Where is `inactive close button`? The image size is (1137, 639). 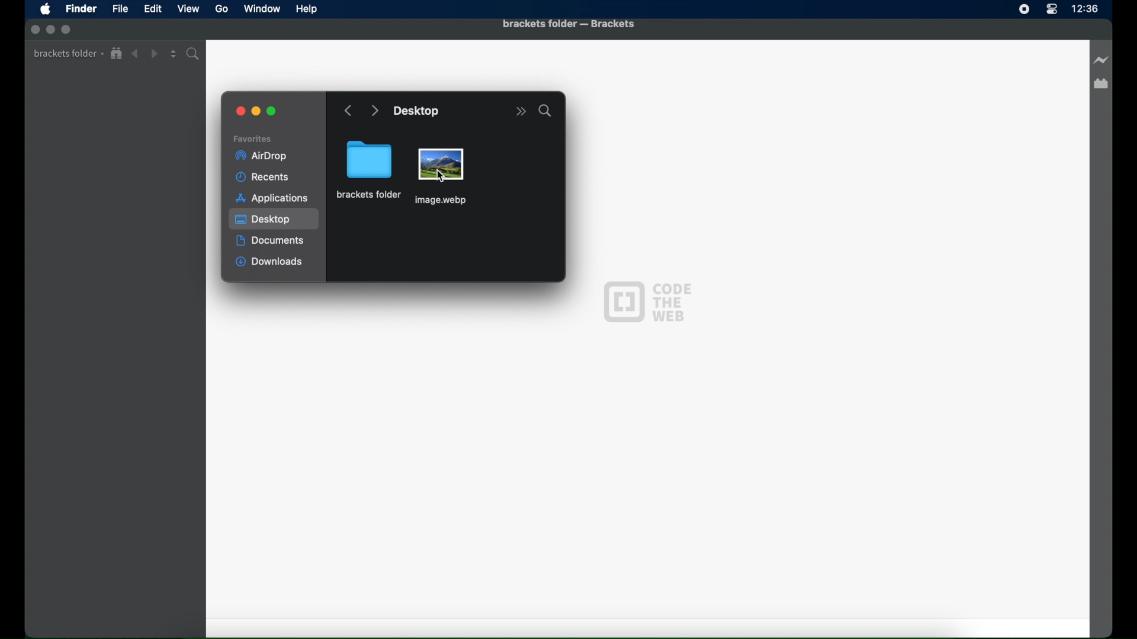 inactive close button is located at coordinates (35, 30).